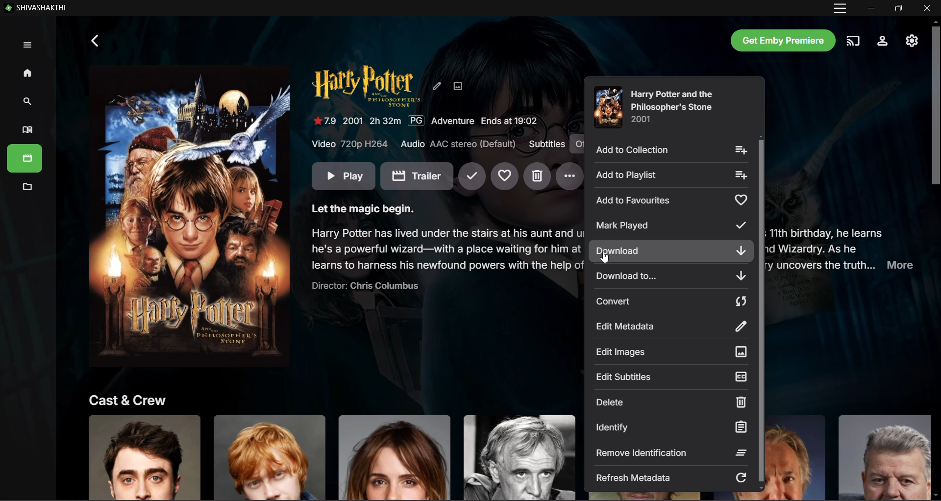 This screenshot has height=501, width=941. I want to click on Customize and Control App, so click(840, 8).